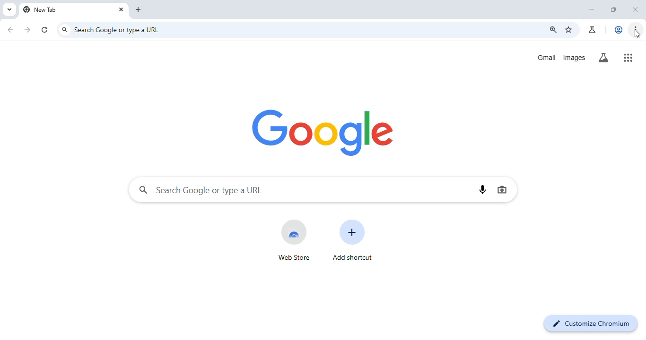 Image resolution: width=646 pixels, height=340 pixels. Describe the element at coordinates (593, 30) in the screenshot. I see `chrome labs` at that location.